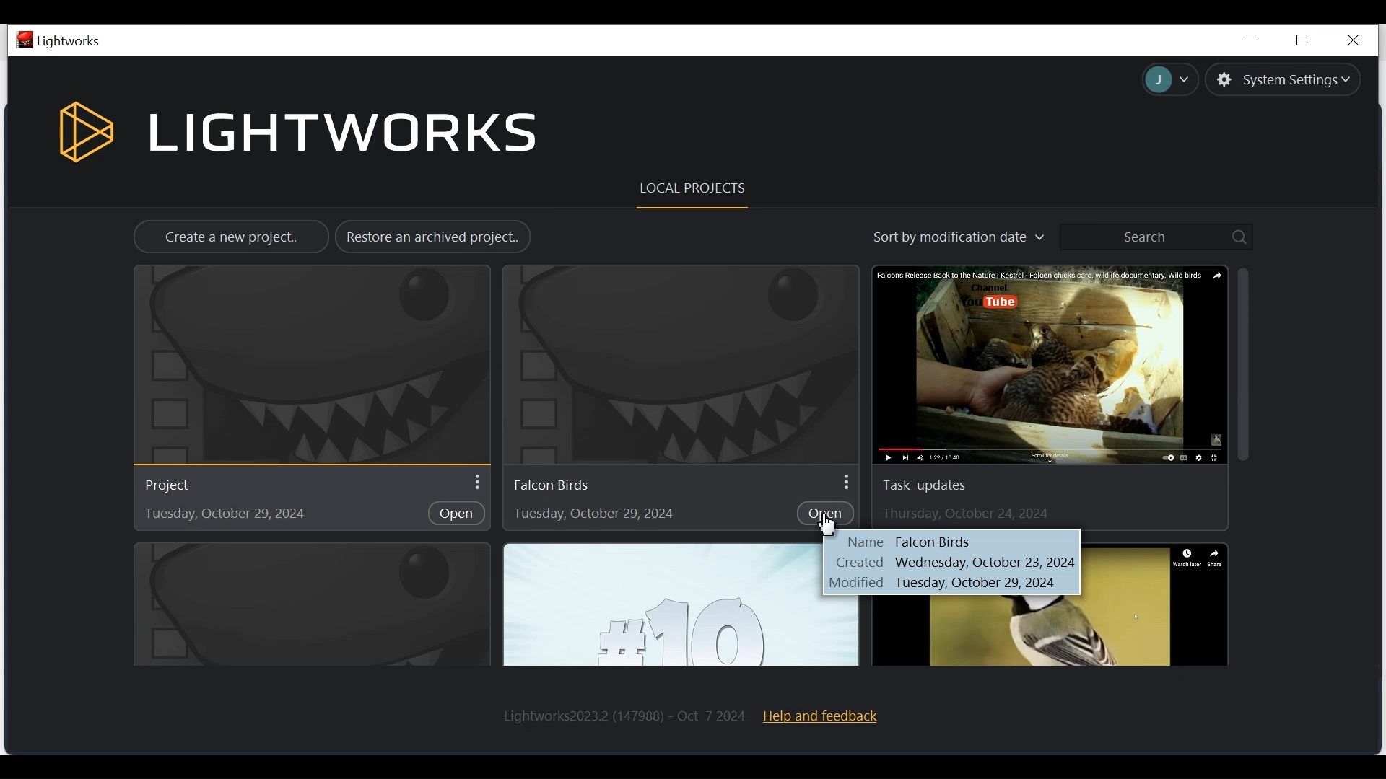  Describe the element at coordinates (664, 604) in the screenshot. I see `image` at that location.